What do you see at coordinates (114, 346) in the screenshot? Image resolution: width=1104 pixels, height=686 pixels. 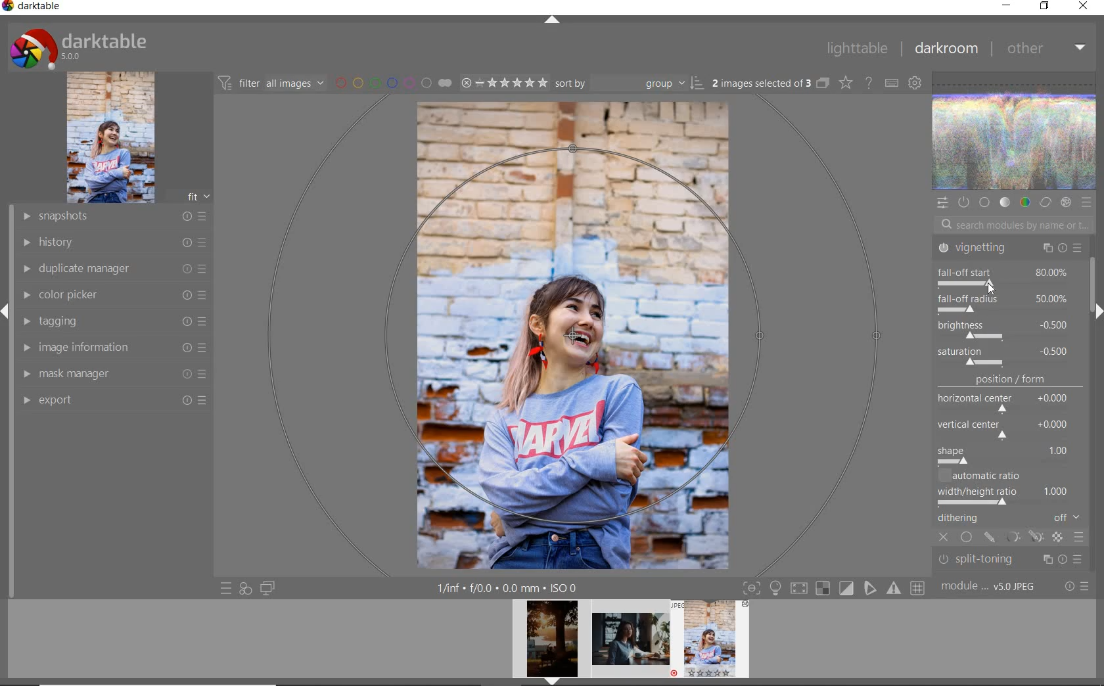 I see `image information` at bounding box center [114, 346].